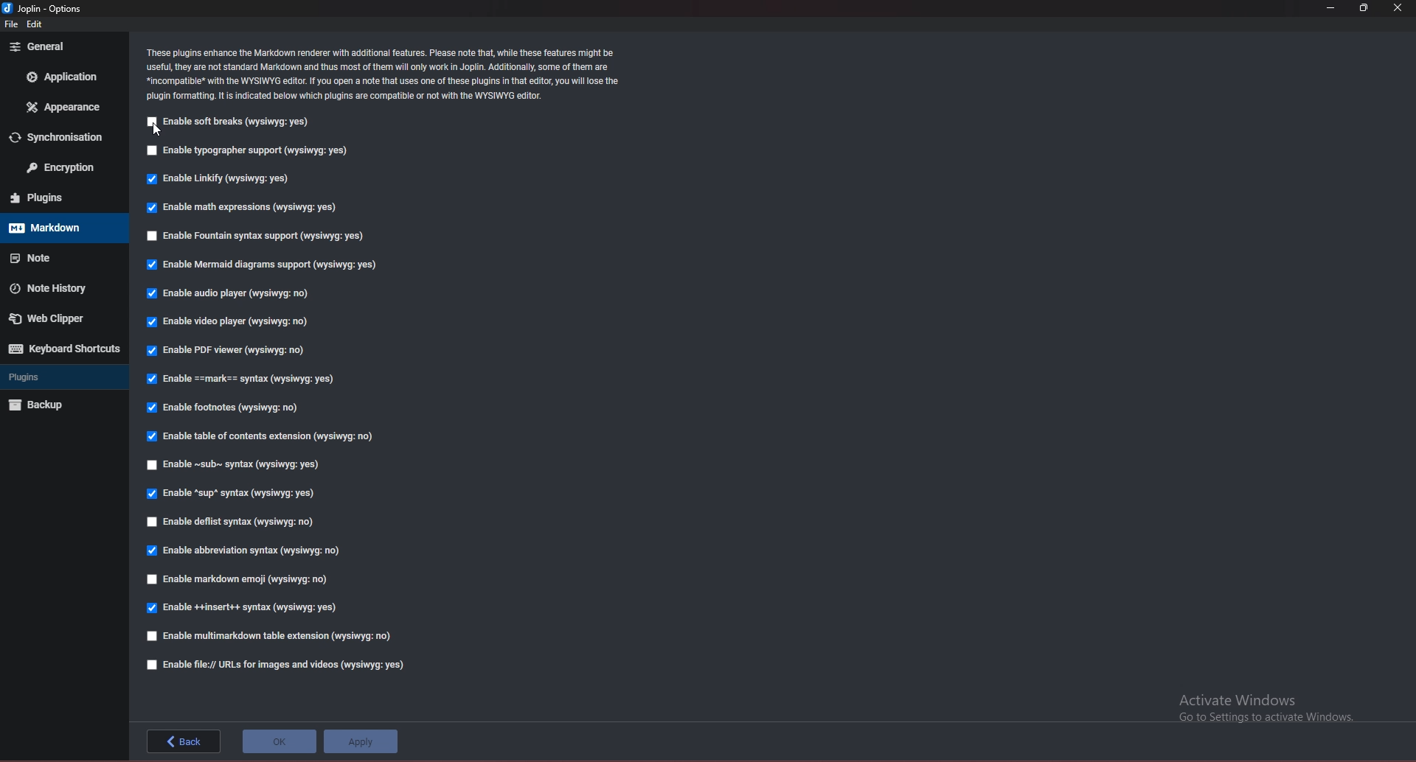 Image resolution: width=1416 pixels, height=762 pixels. I want to click on info, so click(383, 74).